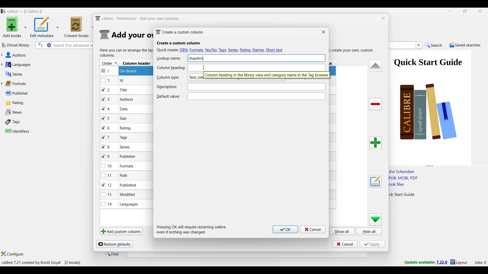 The height and width of the screenshot is (274, 488). What do you see at coordinates (221, 50) in the screenshot?
I see `Quick create options` at bounding box center [221, 50].